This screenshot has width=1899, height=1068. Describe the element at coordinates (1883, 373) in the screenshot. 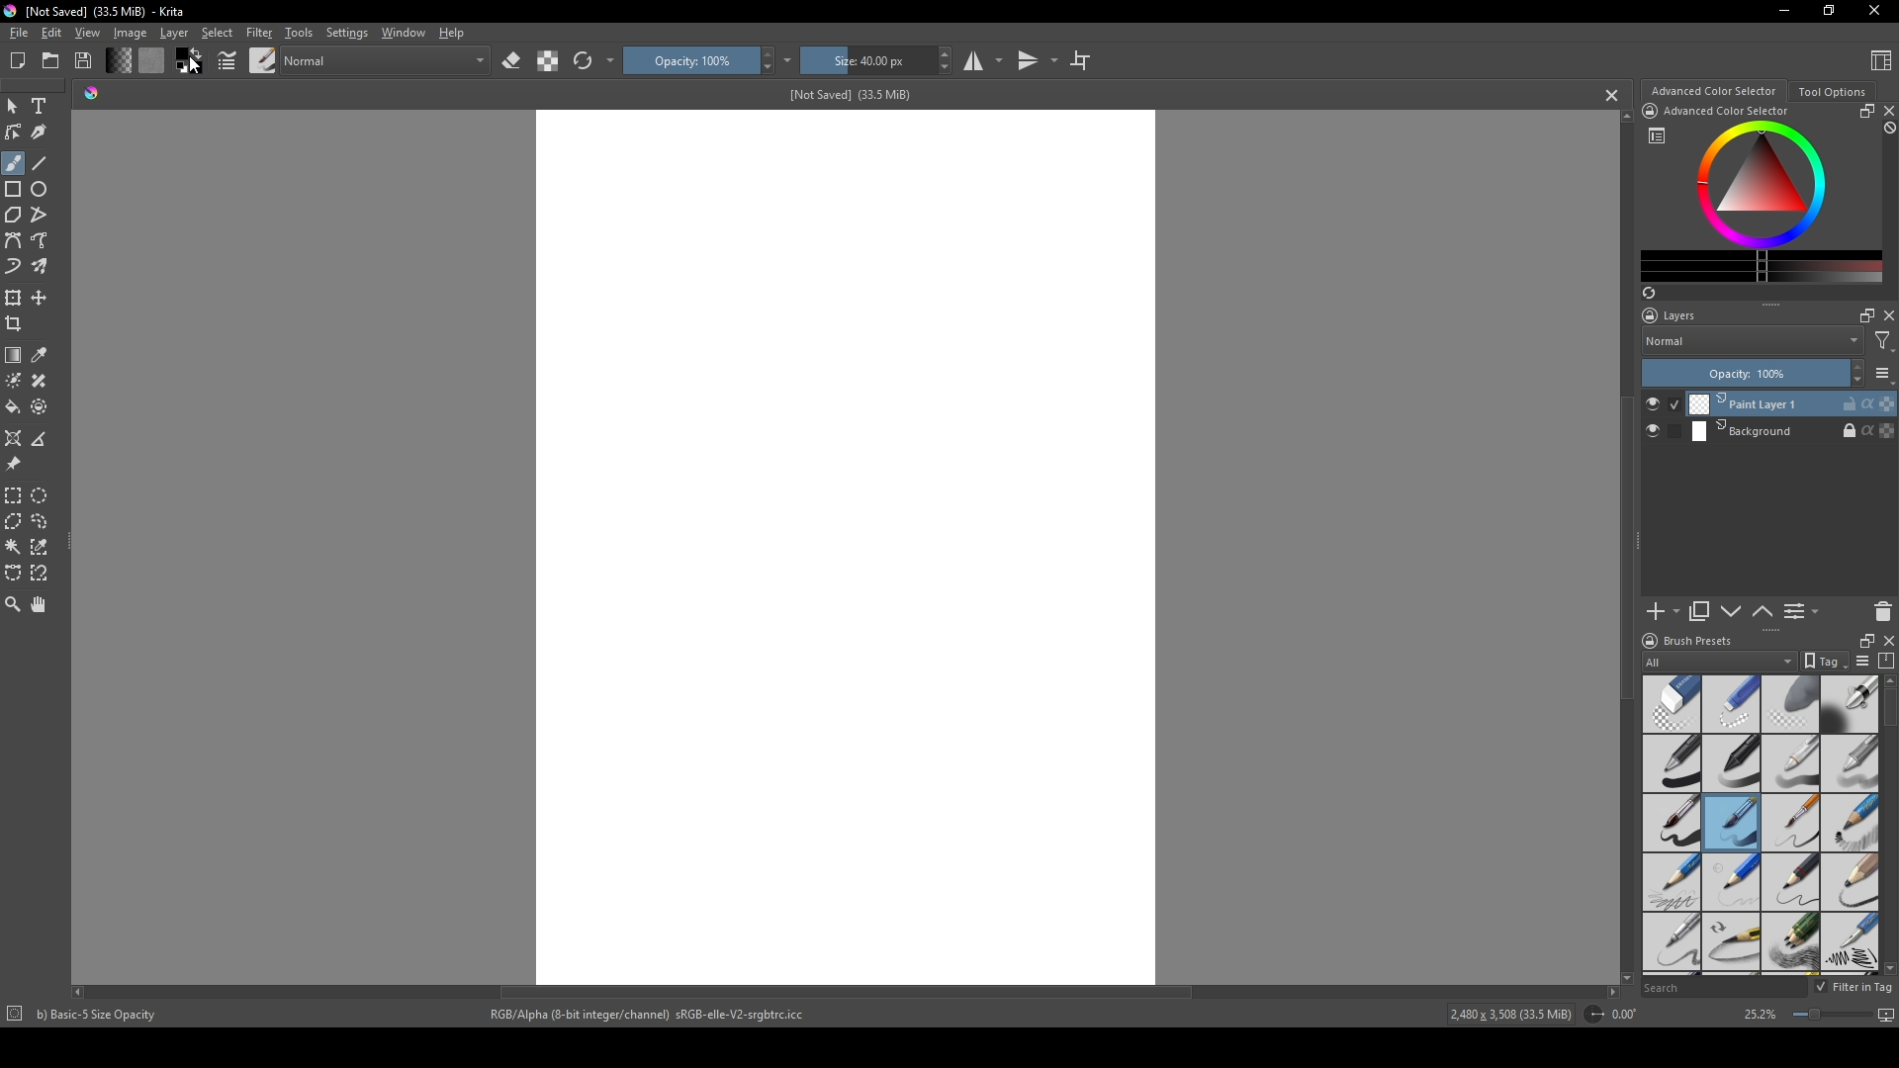

I see `list` at that location.